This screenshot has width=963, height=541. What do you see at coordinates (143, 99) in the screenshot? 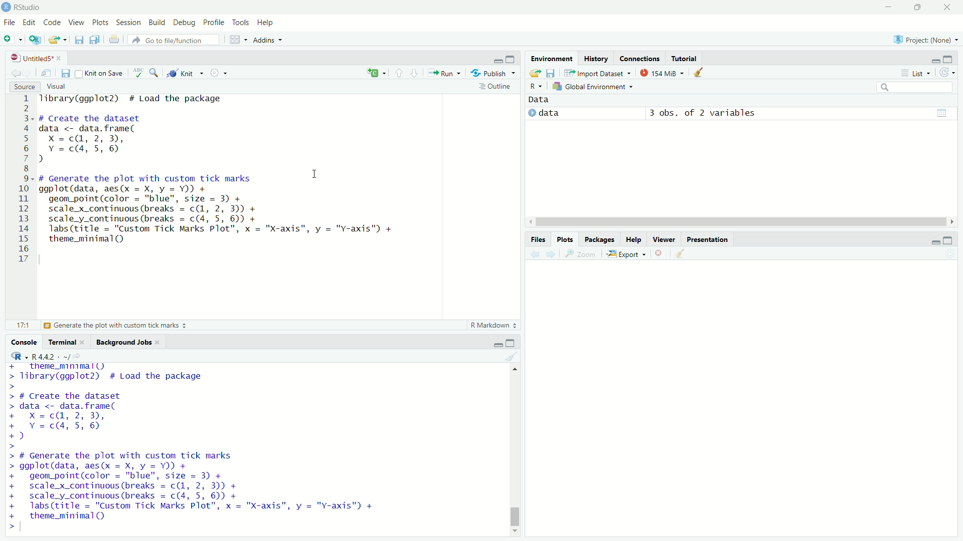
I see `library to load the package` at bounding box center [143, 99].